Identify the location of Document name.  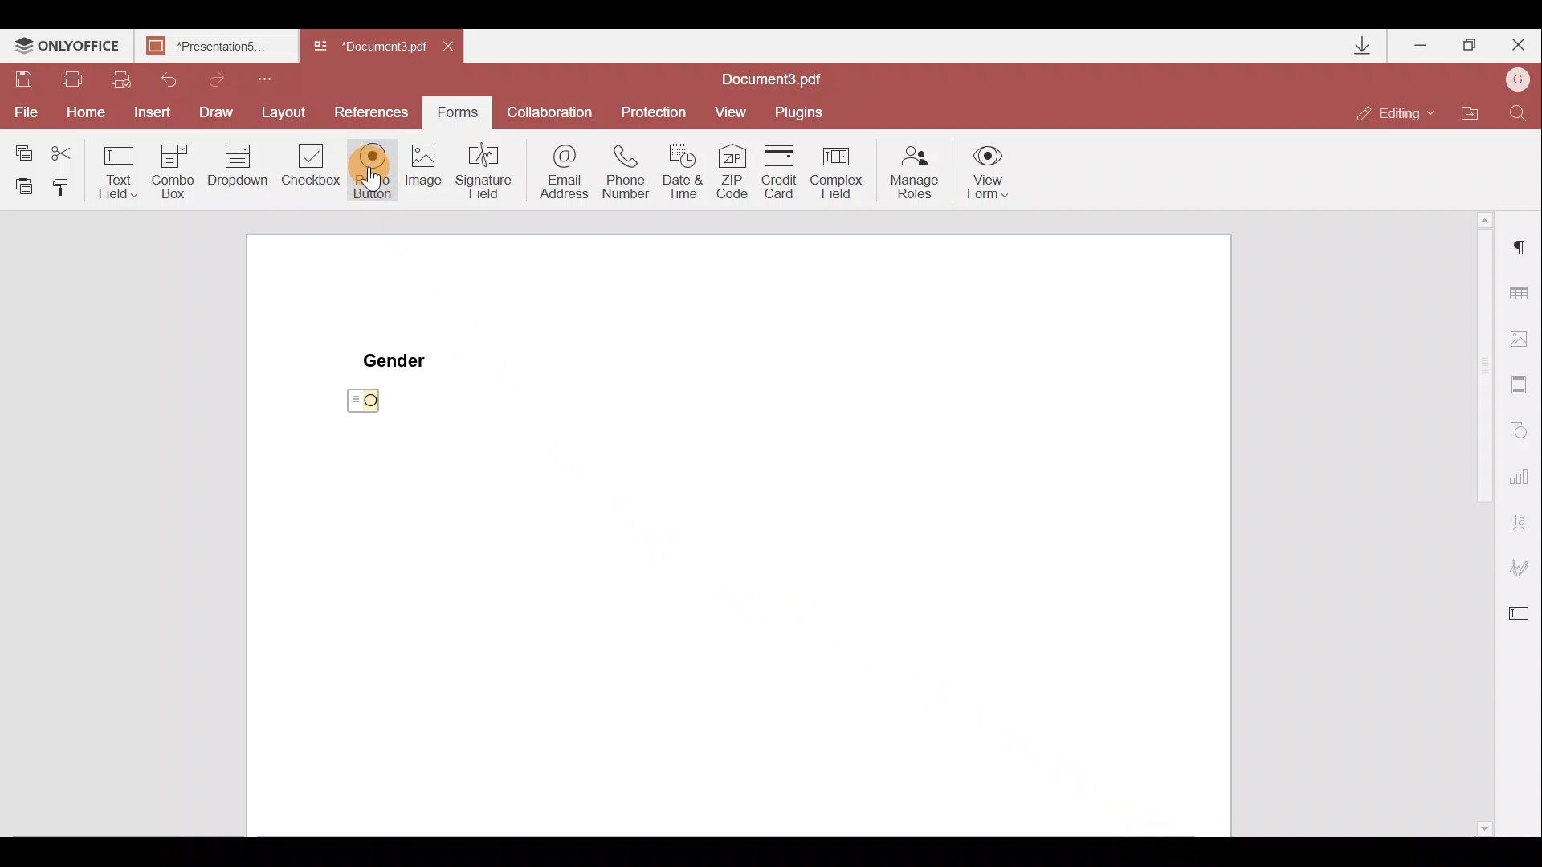
(776, 77).